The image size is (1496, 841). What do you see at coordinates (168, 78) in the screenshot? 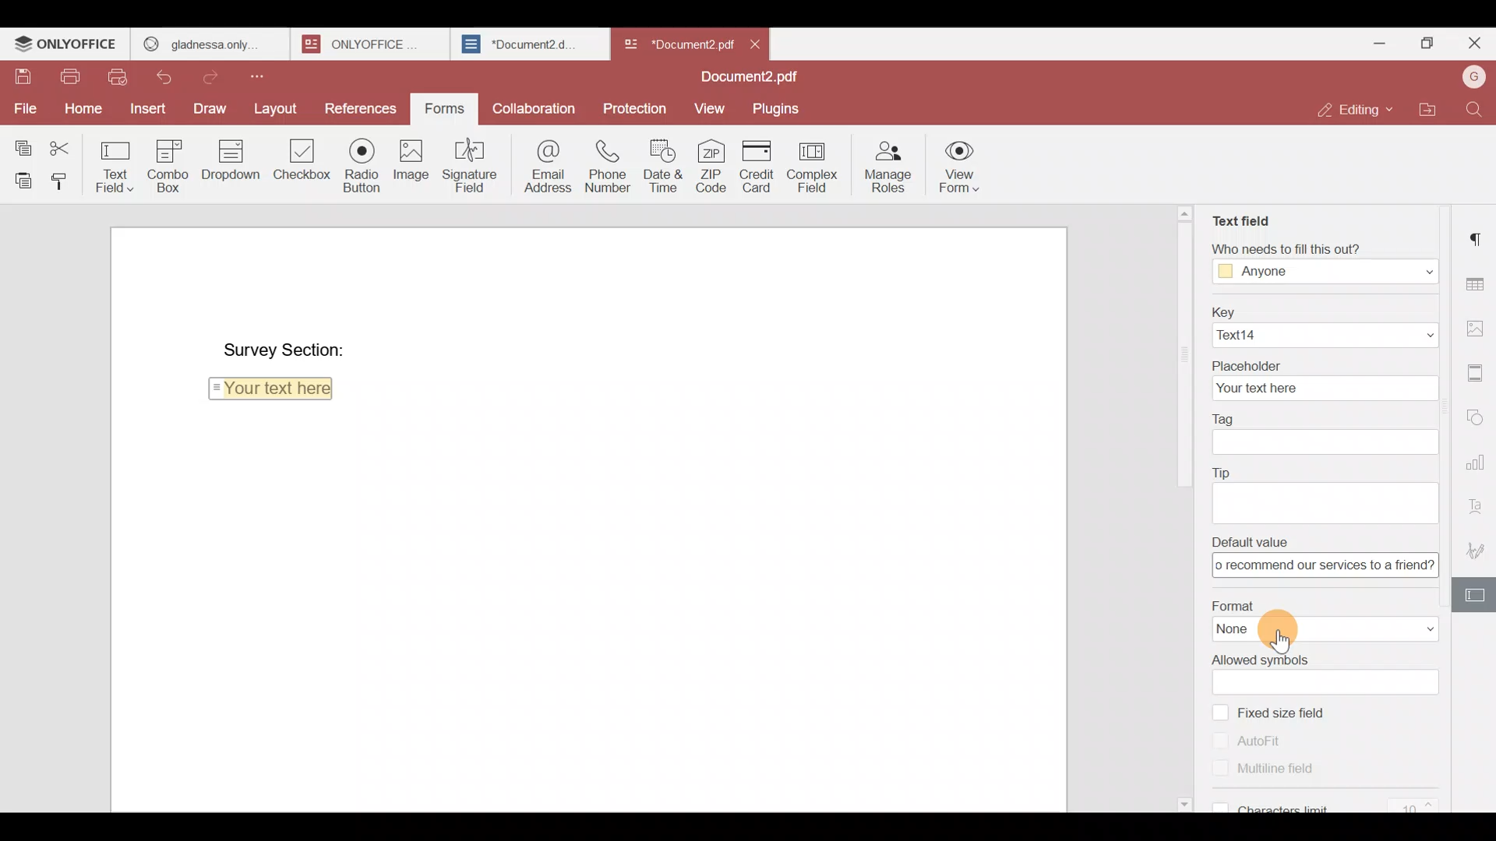
I see `Undo` at bounding box center [168, 78].